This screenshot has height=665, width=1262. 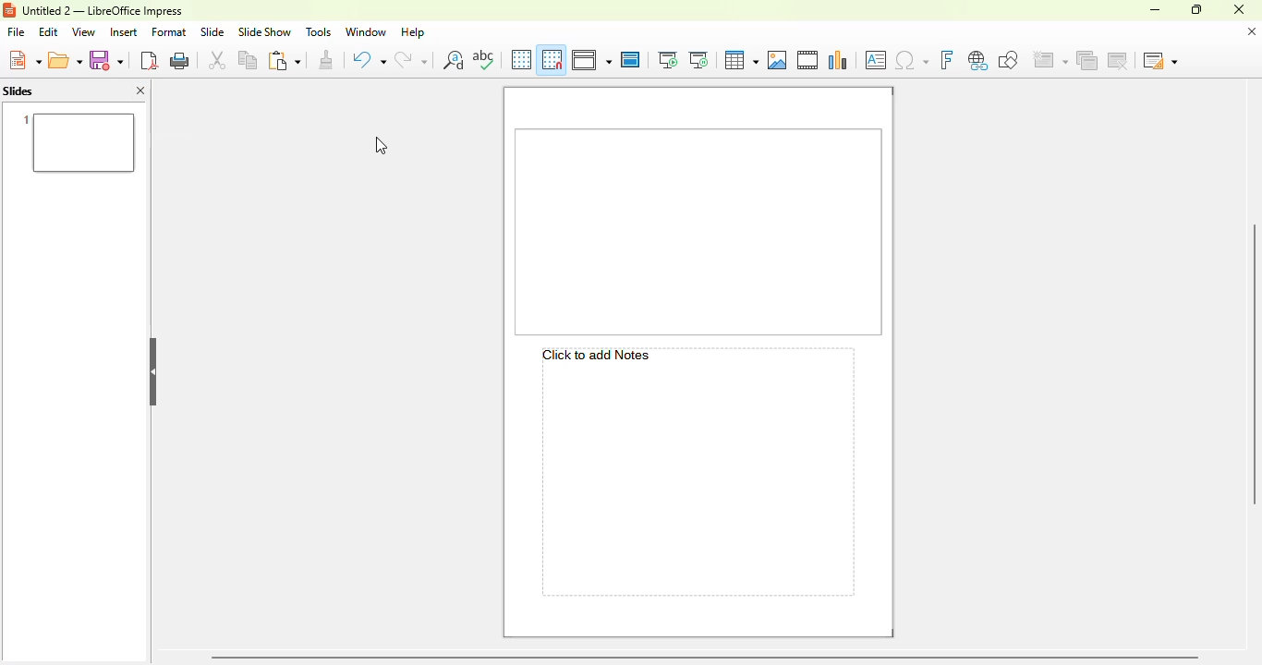 I want to click on slide, so click(x=212, y=31).